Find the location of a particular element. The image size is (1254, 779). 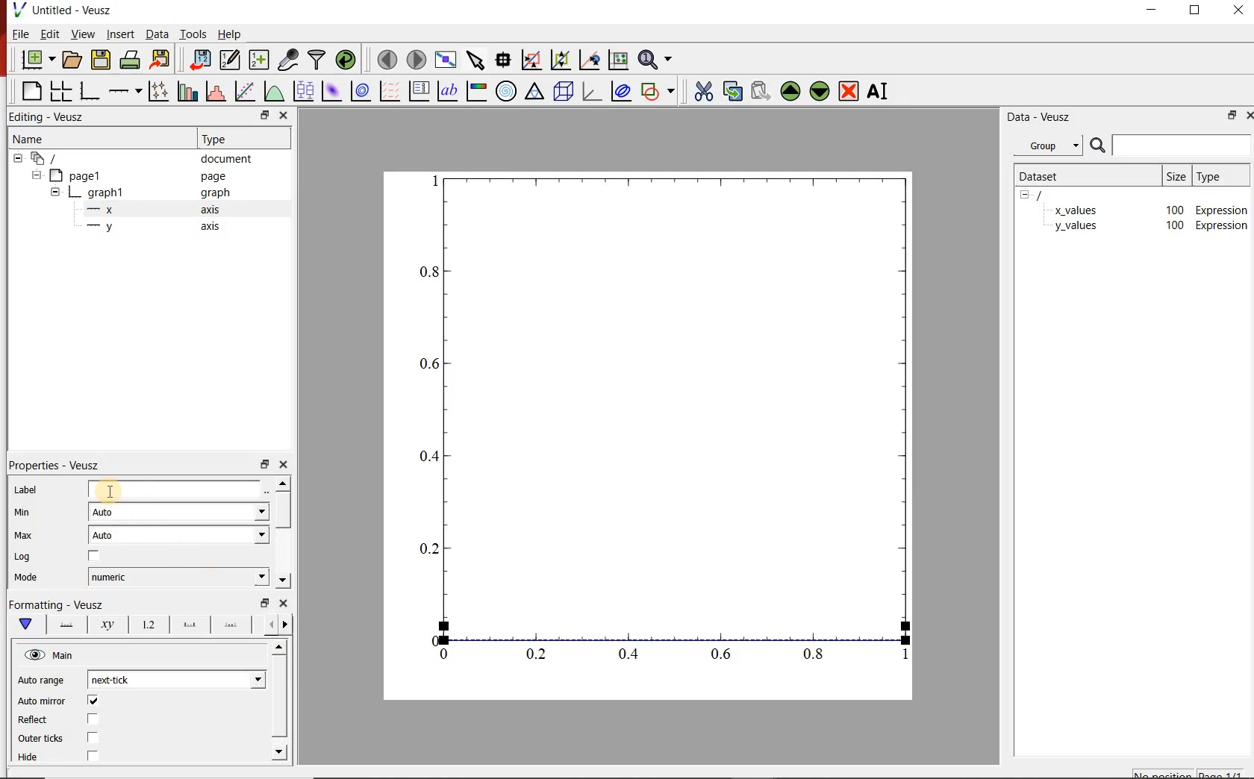

view plot fullscreen is located at coordinates (448, 60).